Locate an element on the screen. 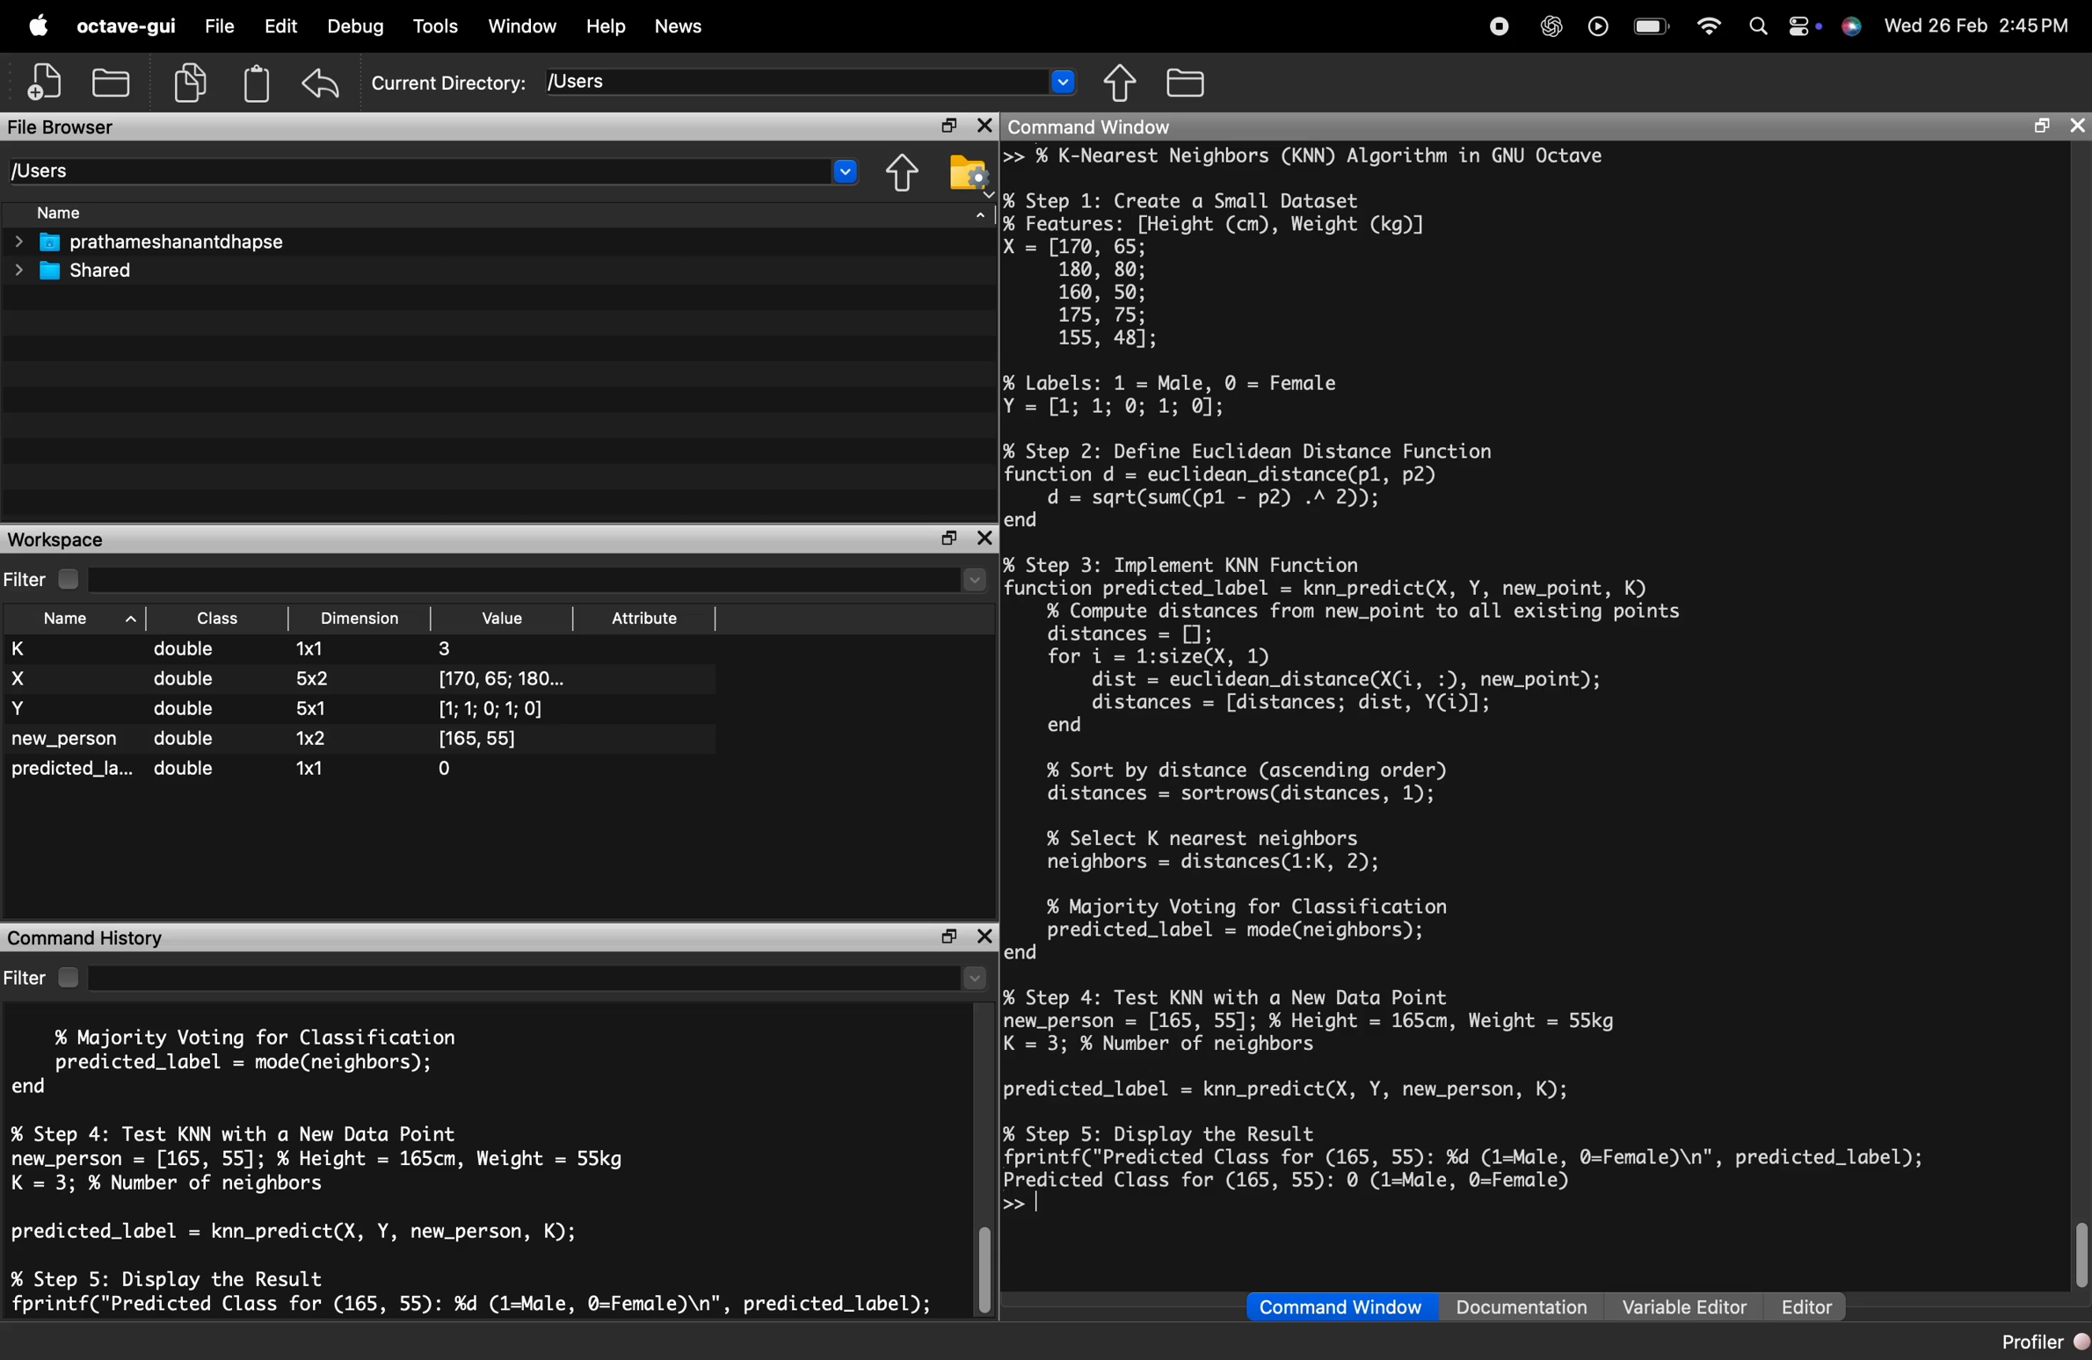 This screenshot has height=1360, width=2092. Value is located at coordinates (506, 616).